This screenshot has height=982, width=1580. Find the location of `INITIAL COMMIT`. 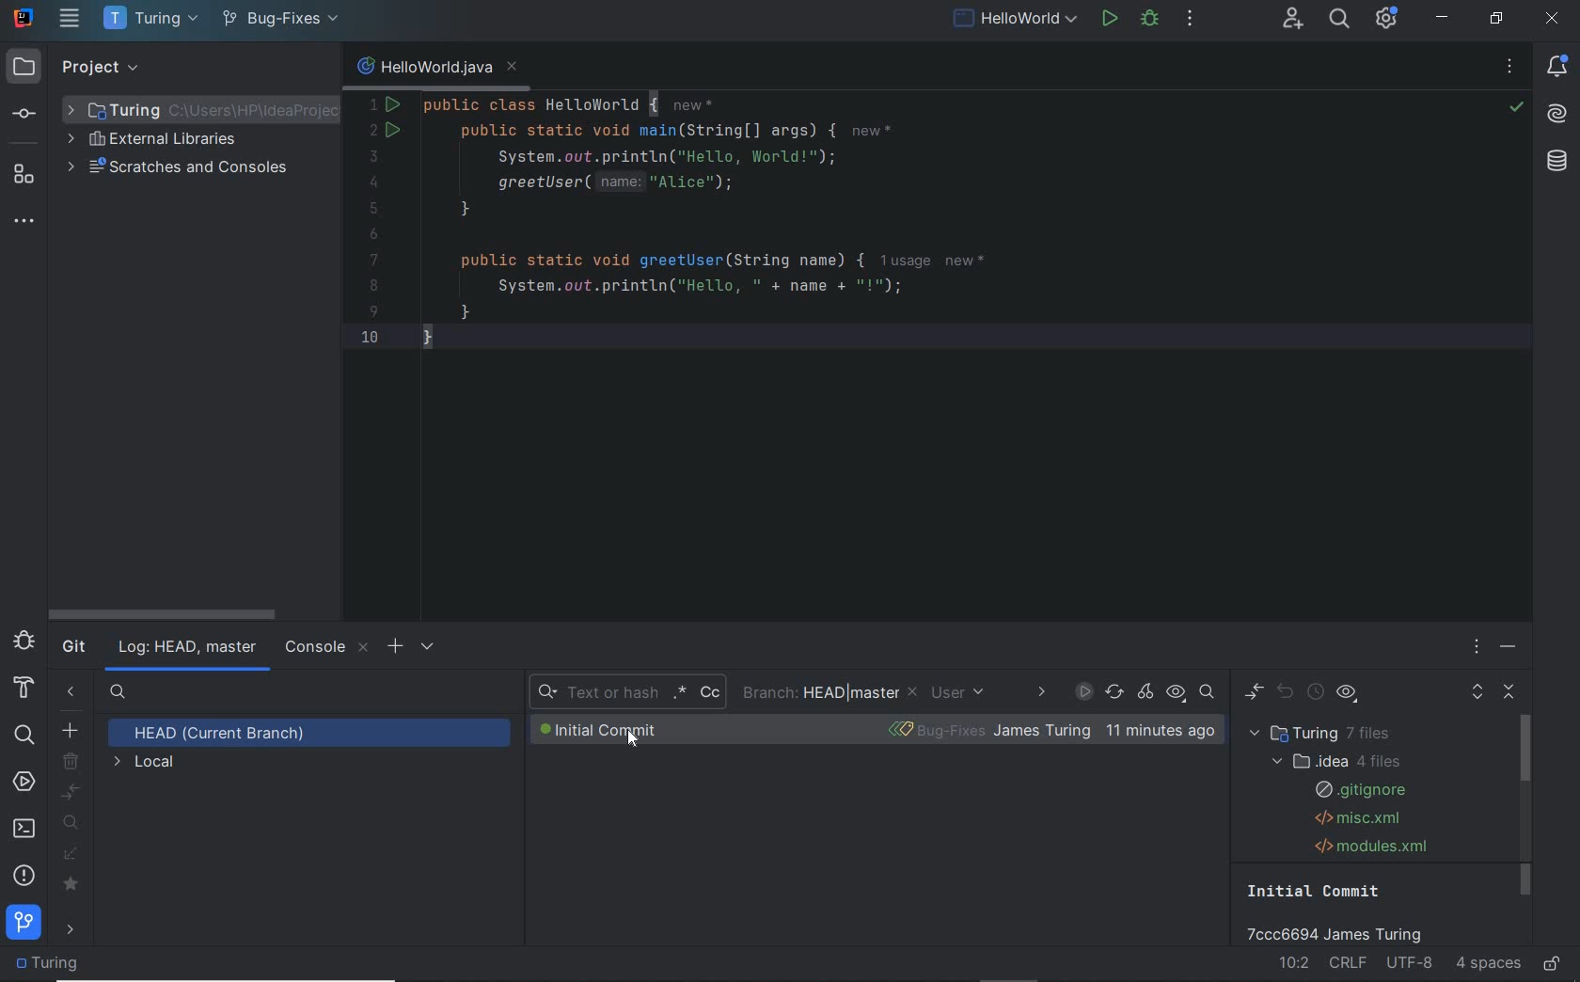

INITIAL COMMIT is located at coordinates (622, 730).